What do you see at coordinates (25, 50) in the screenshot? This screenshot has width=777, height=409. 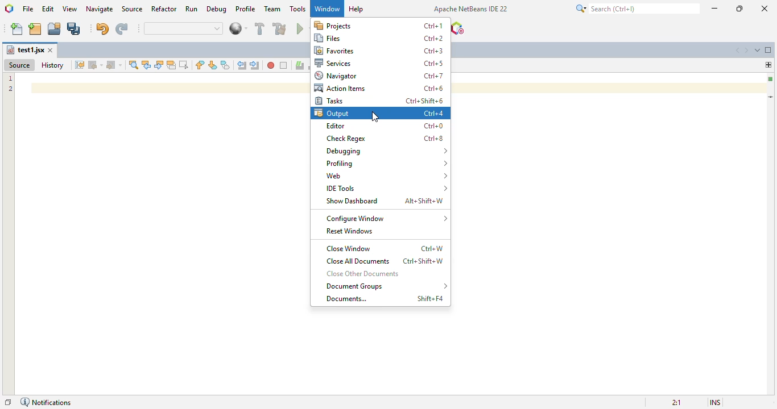 I see `file name` at bounding box center [25, 50].